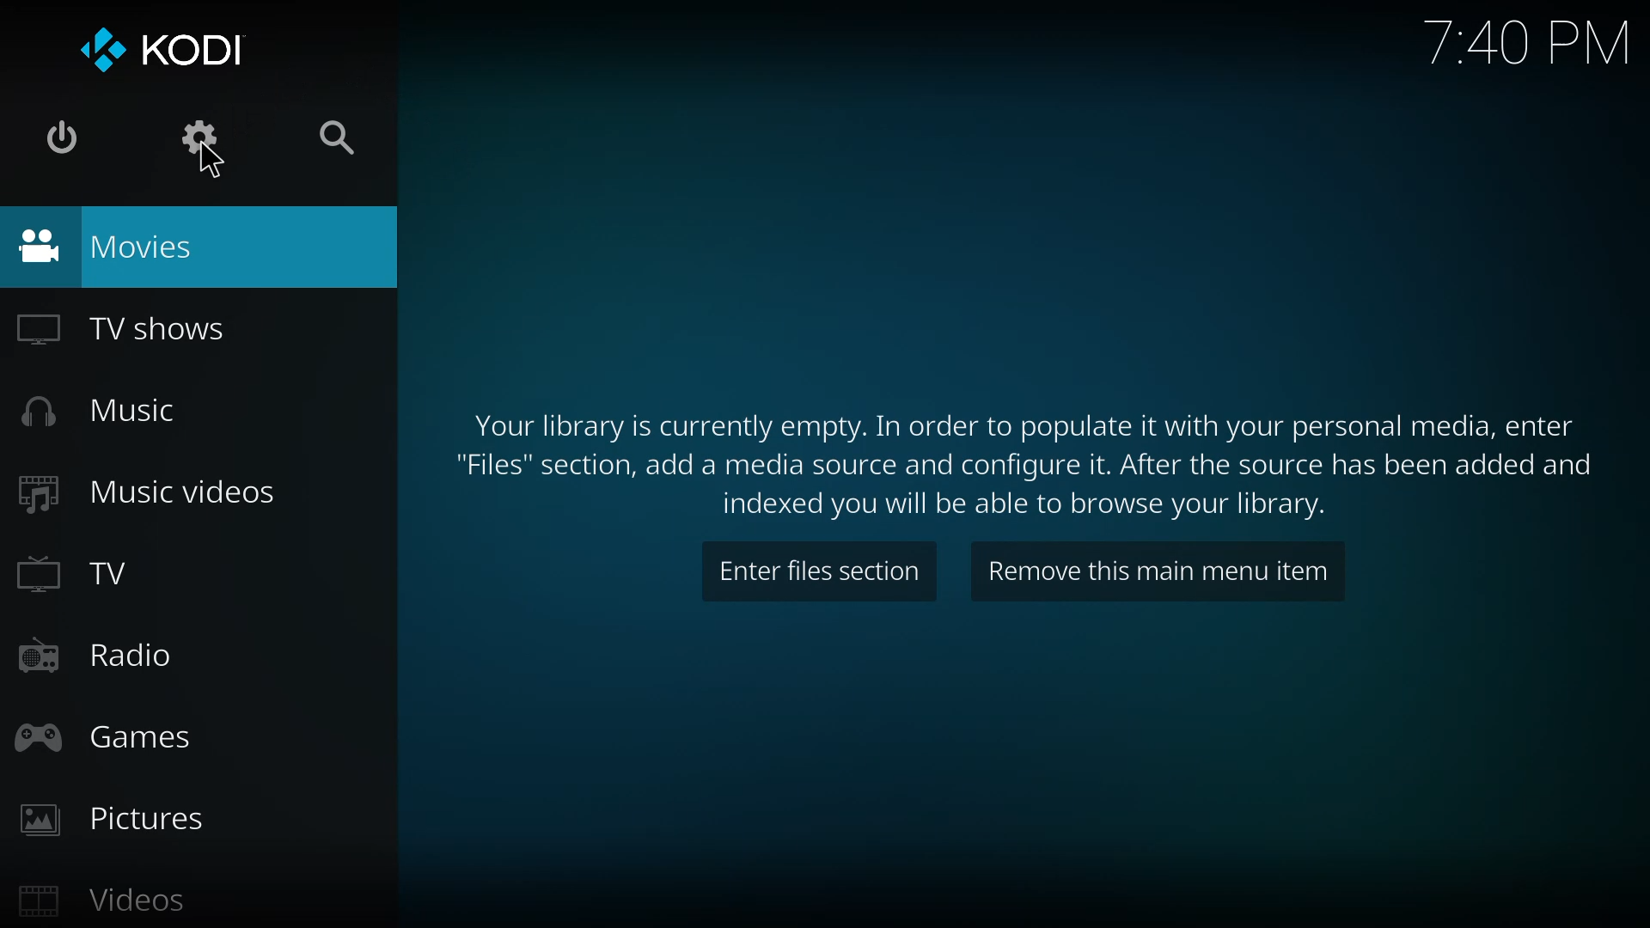 The height and width of the screenshot is (928, 1650). I want to click on settings, so click(197, 138).